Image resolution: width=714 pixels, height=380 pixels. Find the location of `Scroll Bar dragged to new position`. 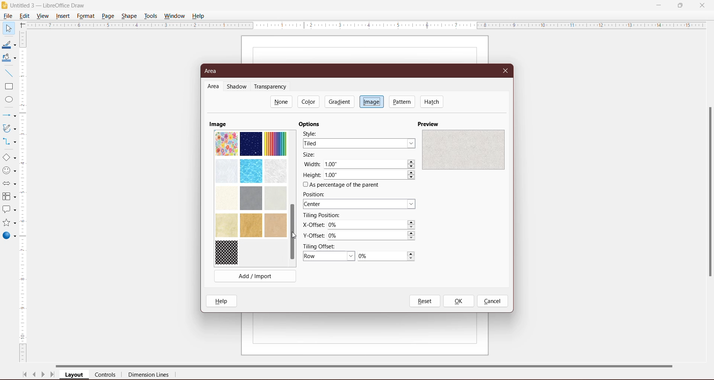

Scroll Bar dragged to new position is located at coordinates (292, 232).